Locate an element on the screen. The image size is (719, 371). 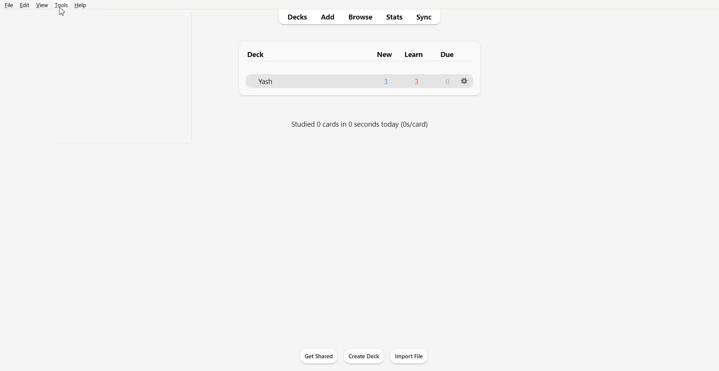
Sync is located at coordinates (425, 17).